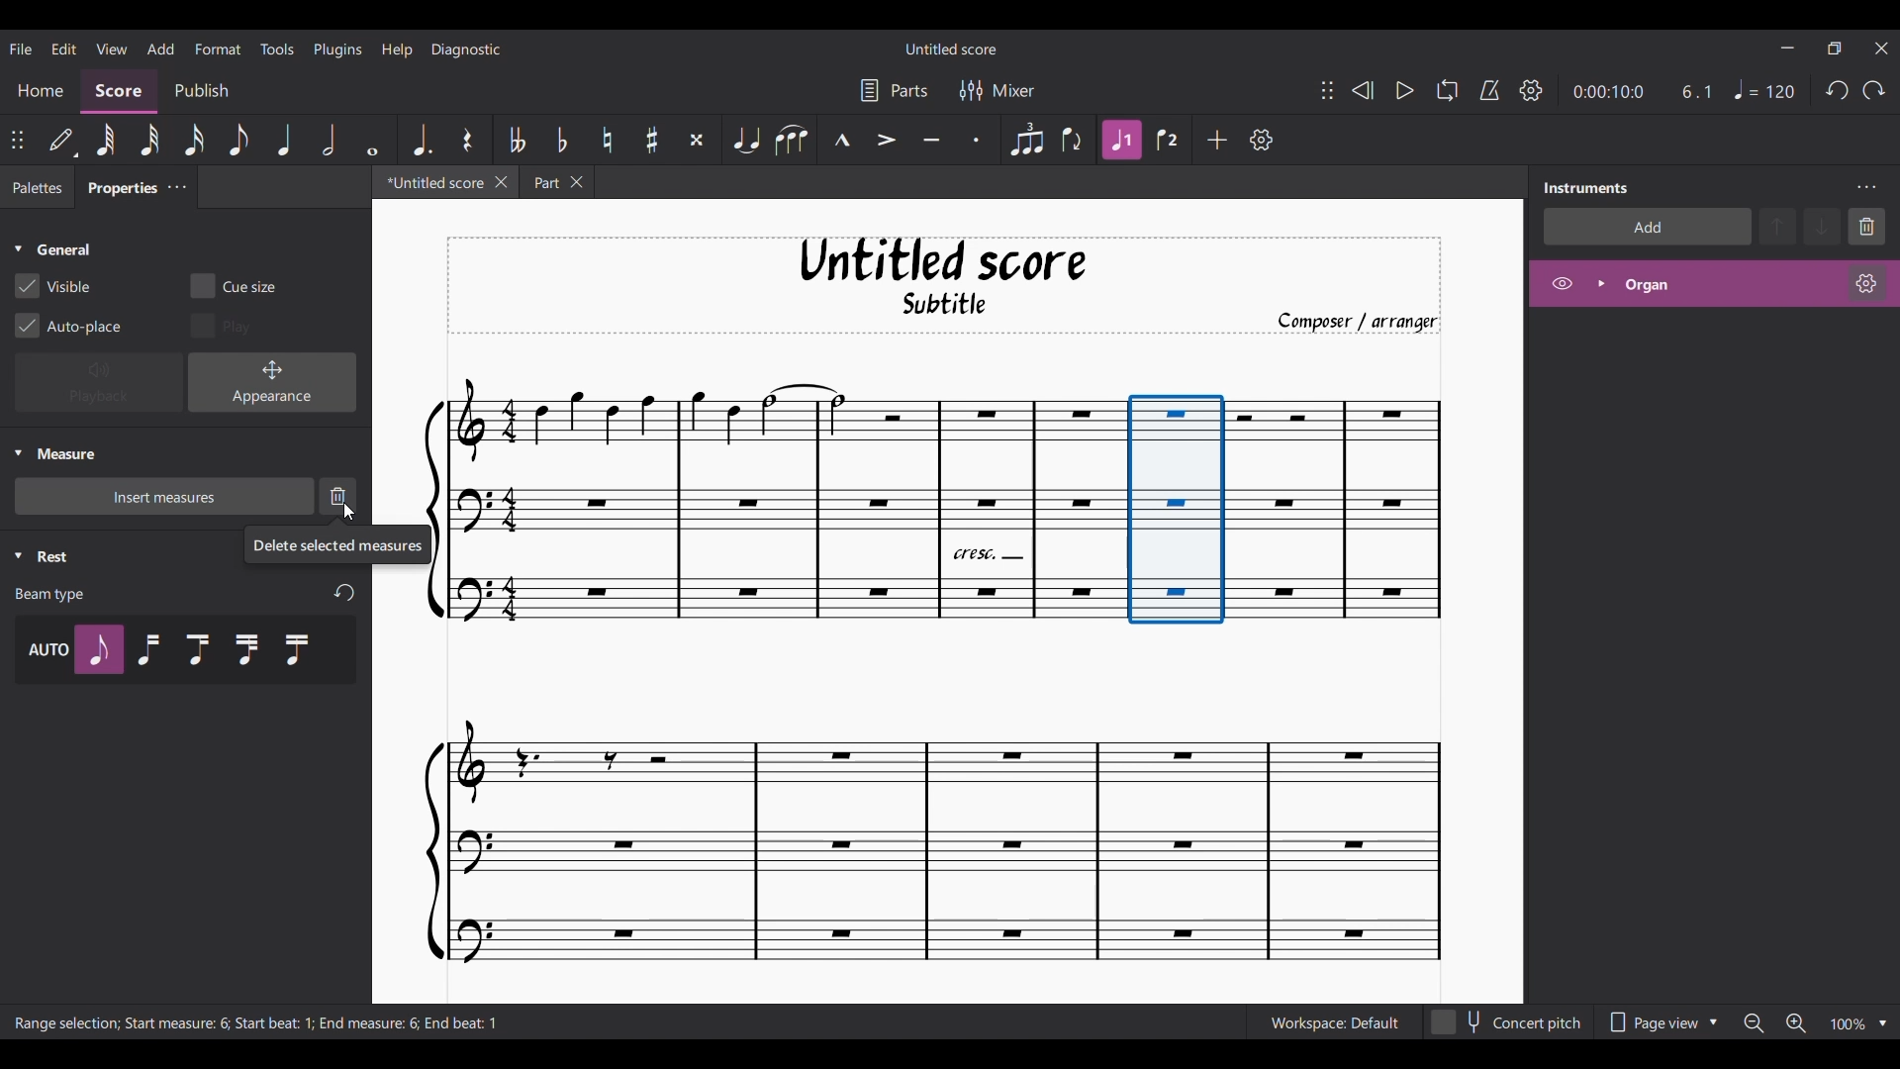  What do you see at coordinates (1754, 1022) in the screenshot?
I see `Zoom out` at bounding box center [1754, 1022].